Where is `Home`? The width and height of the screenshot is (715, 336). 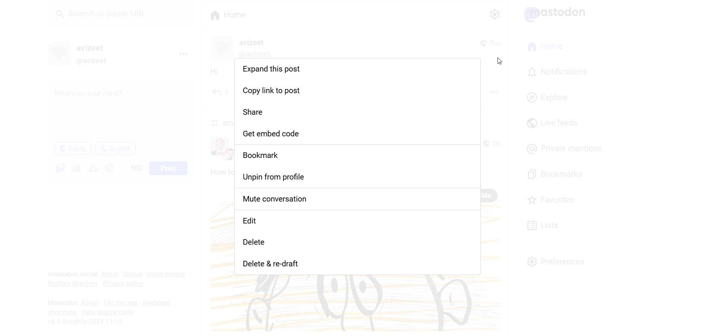 Home is located at coordinates (546, 47).